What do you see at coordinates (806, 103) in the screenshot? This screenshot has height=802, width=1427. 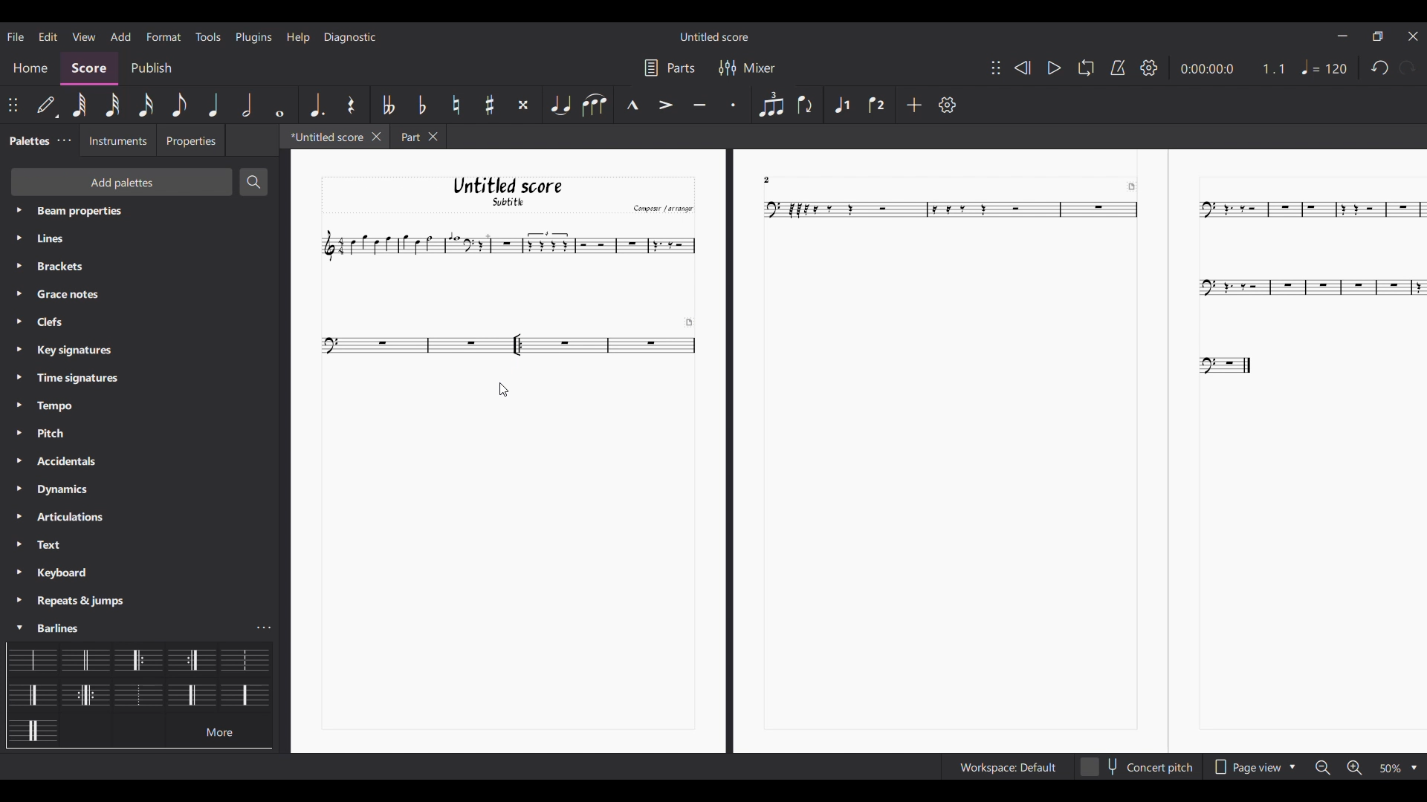 I see `Flip direction` at bounding box center [806, 103].